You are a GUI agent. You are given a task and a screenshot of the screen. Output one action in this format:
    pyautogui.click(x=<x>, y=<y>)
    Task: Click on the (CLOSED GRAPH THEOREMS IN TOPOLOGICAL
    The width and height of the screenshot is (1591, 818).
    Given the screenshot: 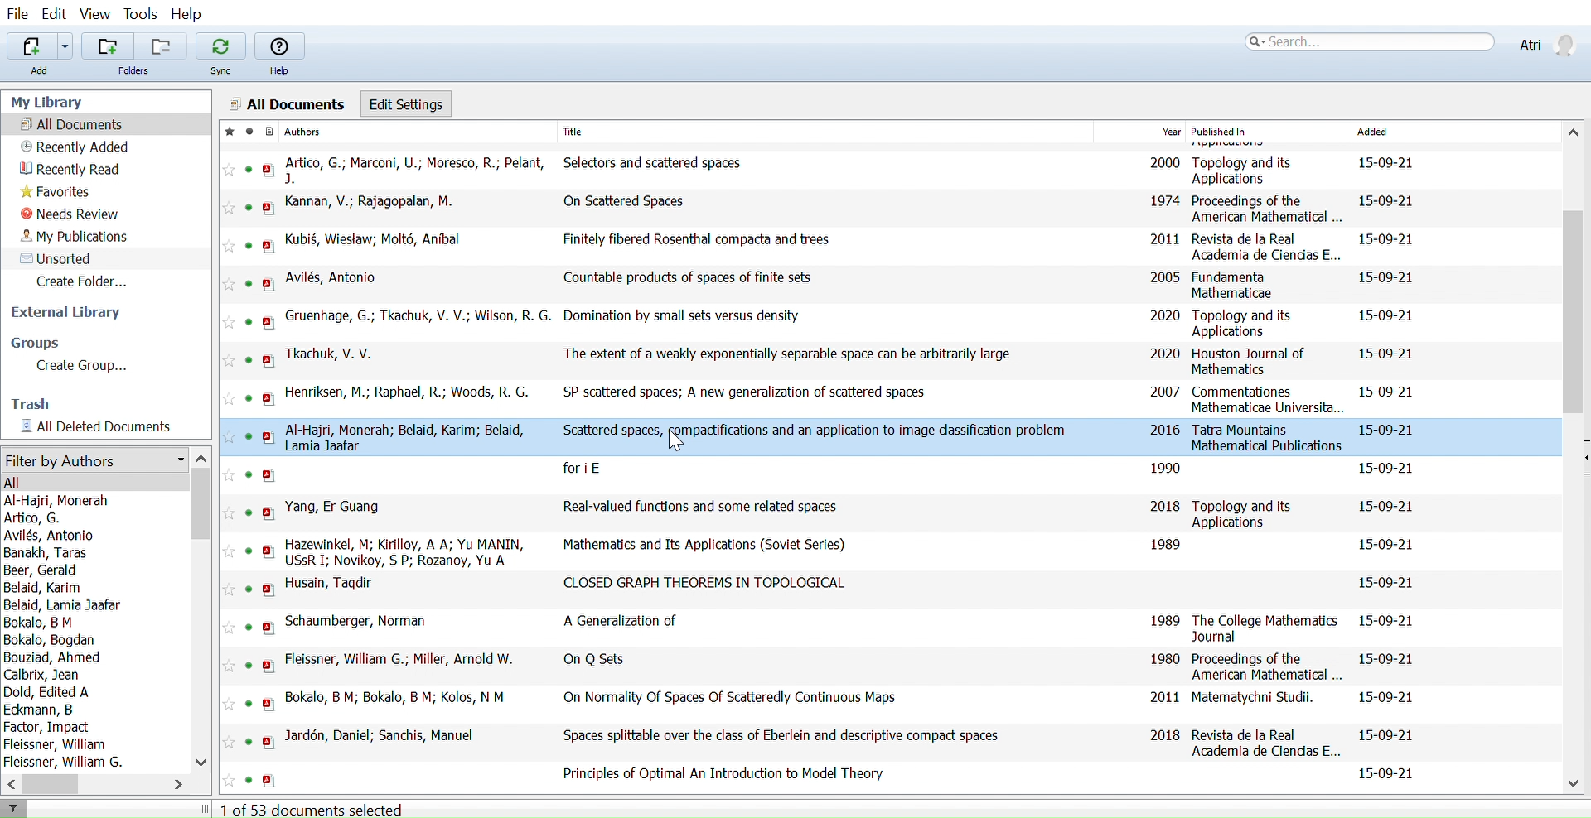 What is the action you would take?
    pyautogui.click(x=702, y=584)
    